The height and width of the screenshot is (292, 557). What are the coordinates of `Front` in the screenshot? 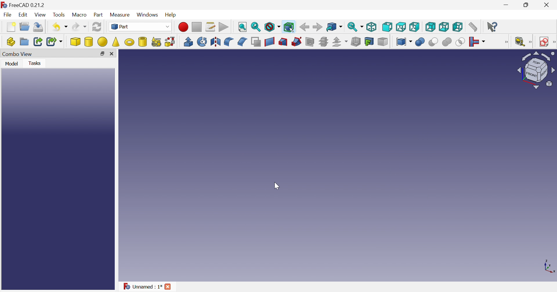 It's located at (388, 27).